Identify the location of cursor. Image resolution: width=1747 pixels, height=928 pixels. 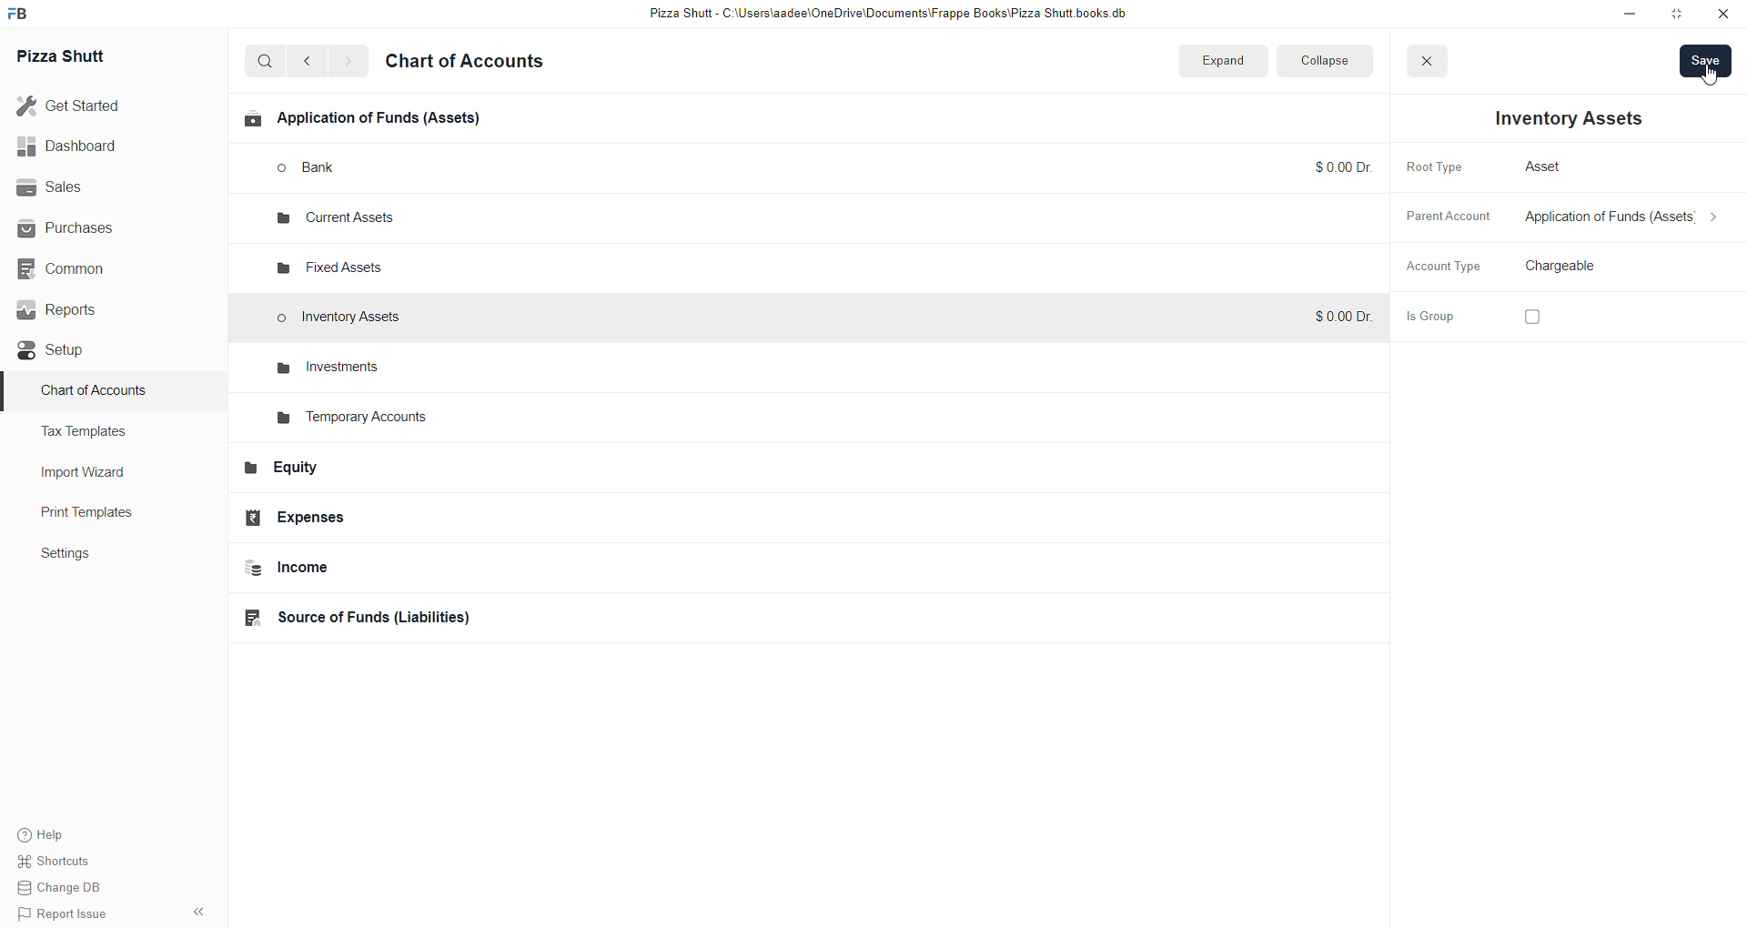
(1712, 81).